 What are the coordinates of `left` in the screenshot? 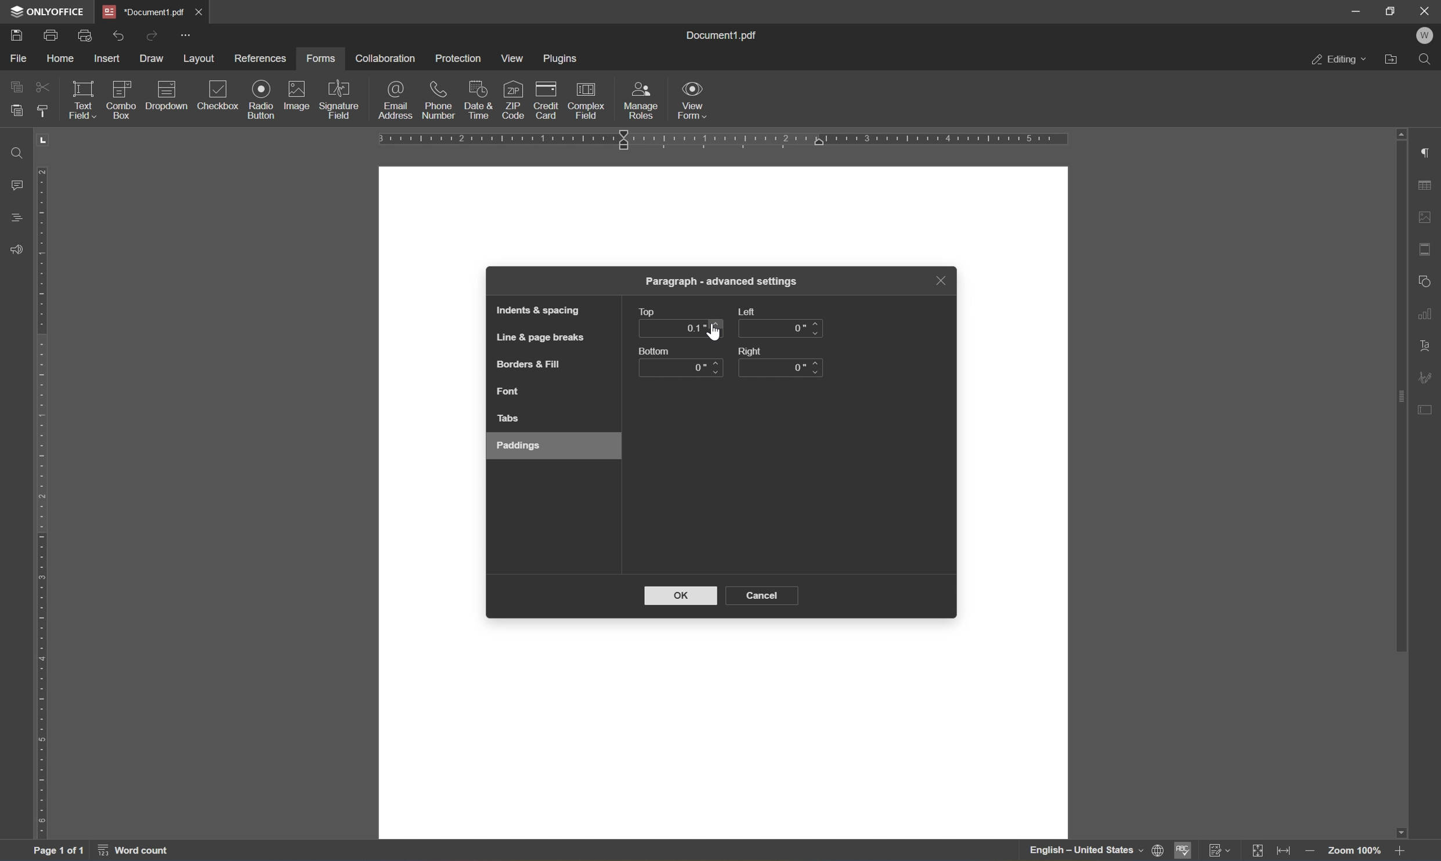 It's located at (749, 311).